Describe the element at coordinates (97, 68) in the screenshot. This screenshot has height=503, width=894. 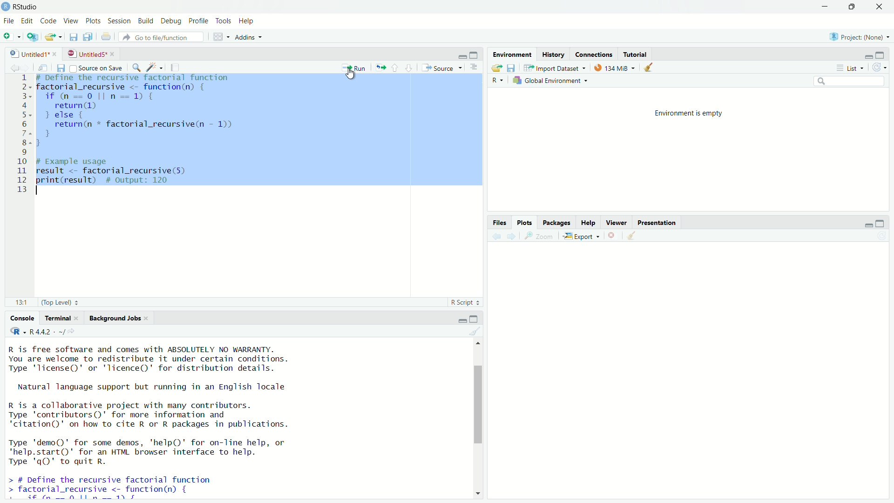
I see `Sourceon Save` at that location.